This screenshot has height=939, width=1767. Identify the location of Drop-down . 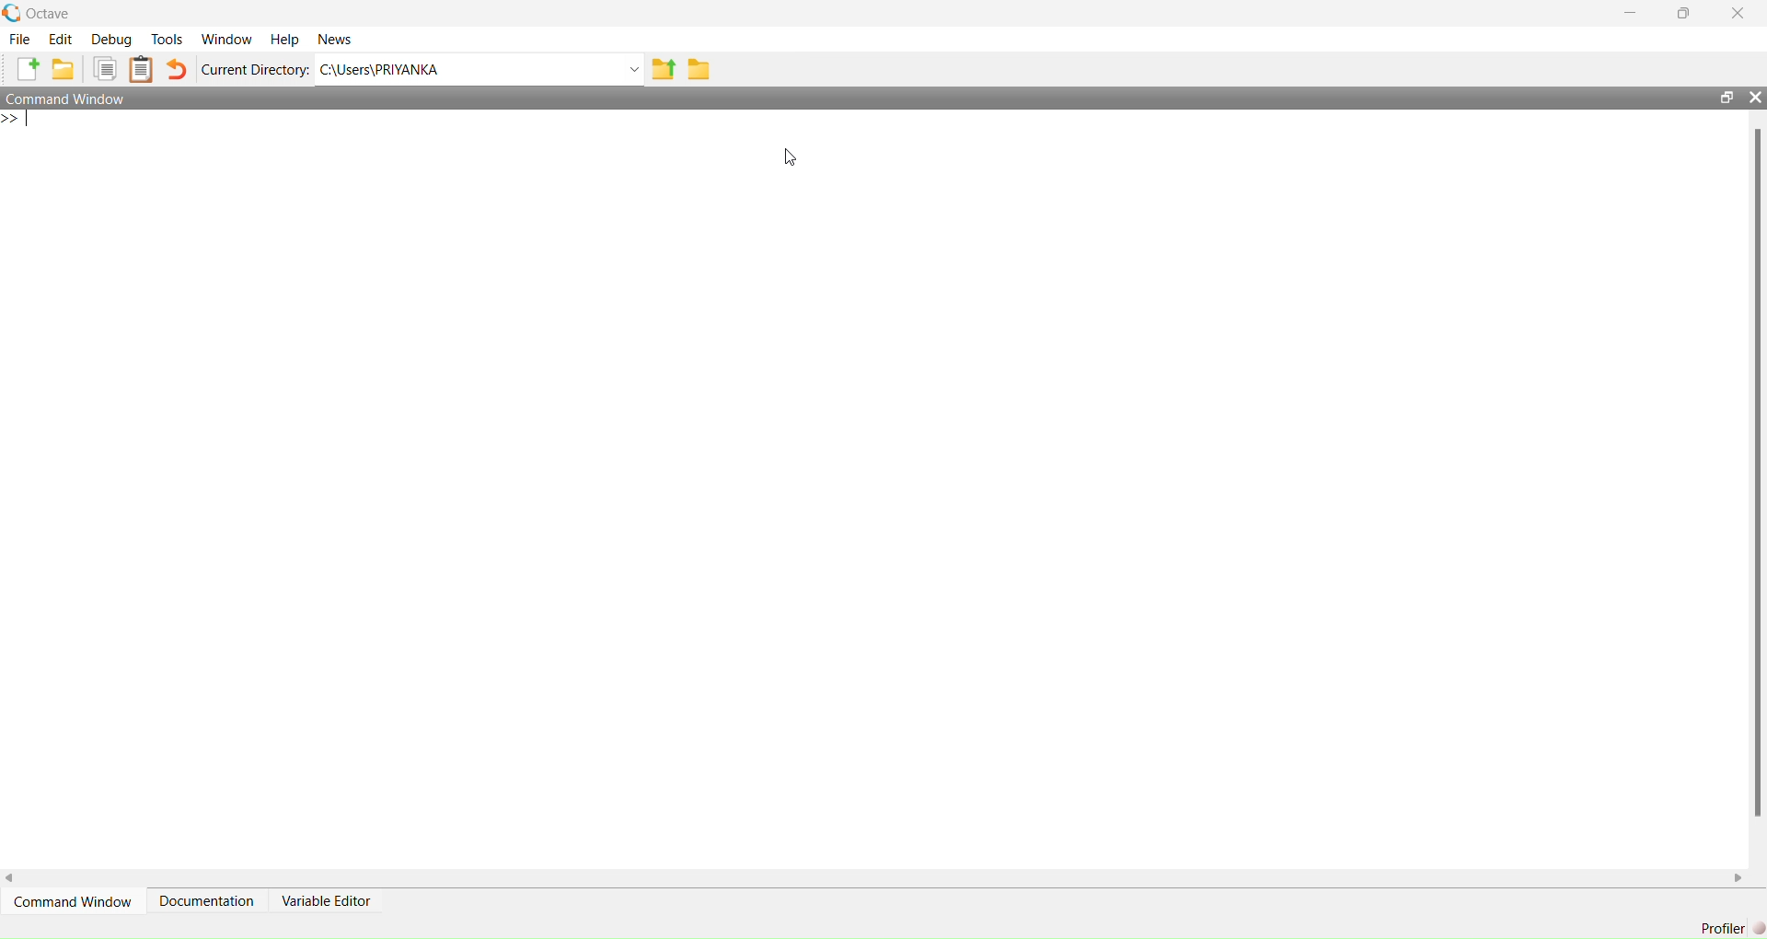
(633, 70).